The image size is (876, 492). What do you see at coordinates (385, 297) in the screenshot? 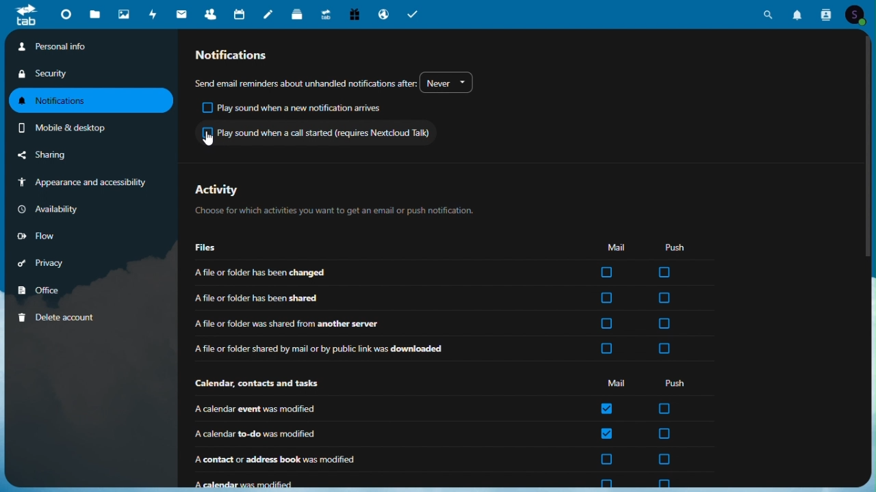
I see `a file or folder Has been shared` at bounding box center [385, 297].